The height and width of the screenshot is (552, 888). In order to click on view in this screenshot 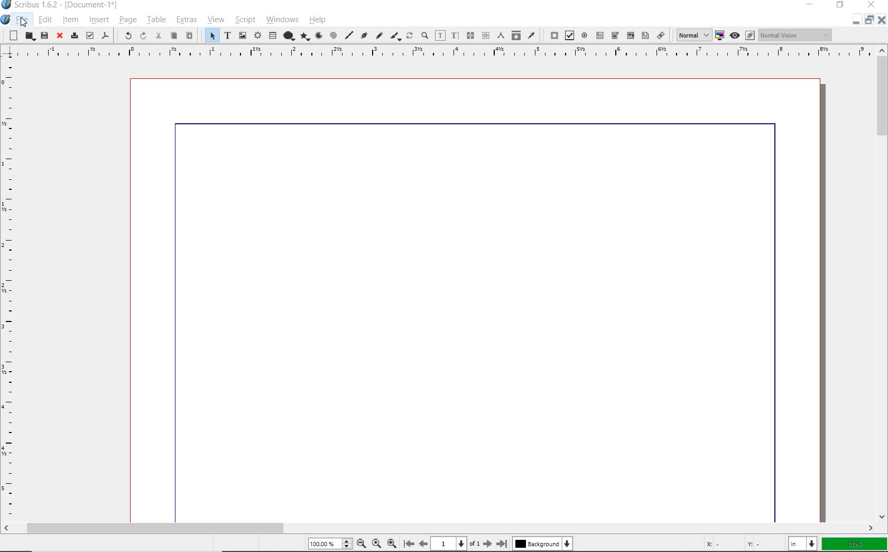, I will do `click(215, 20)`.